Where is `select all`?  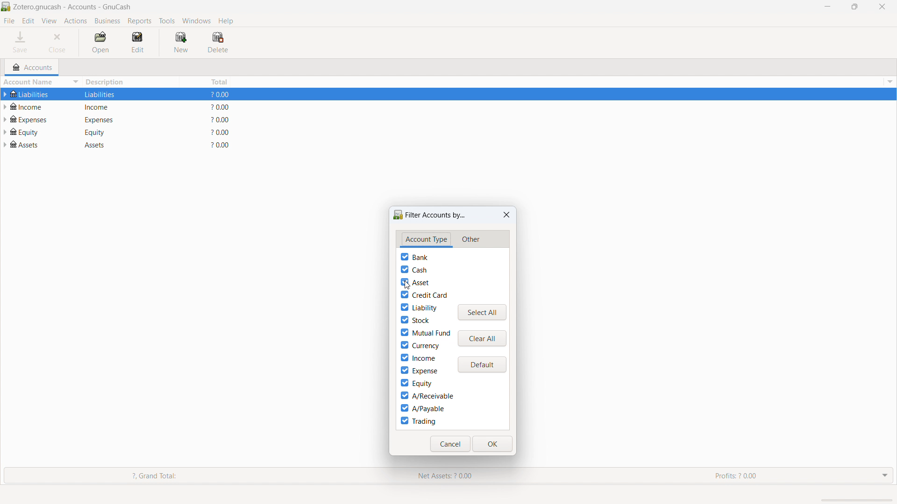
select all is located at coordinates (482, 313).